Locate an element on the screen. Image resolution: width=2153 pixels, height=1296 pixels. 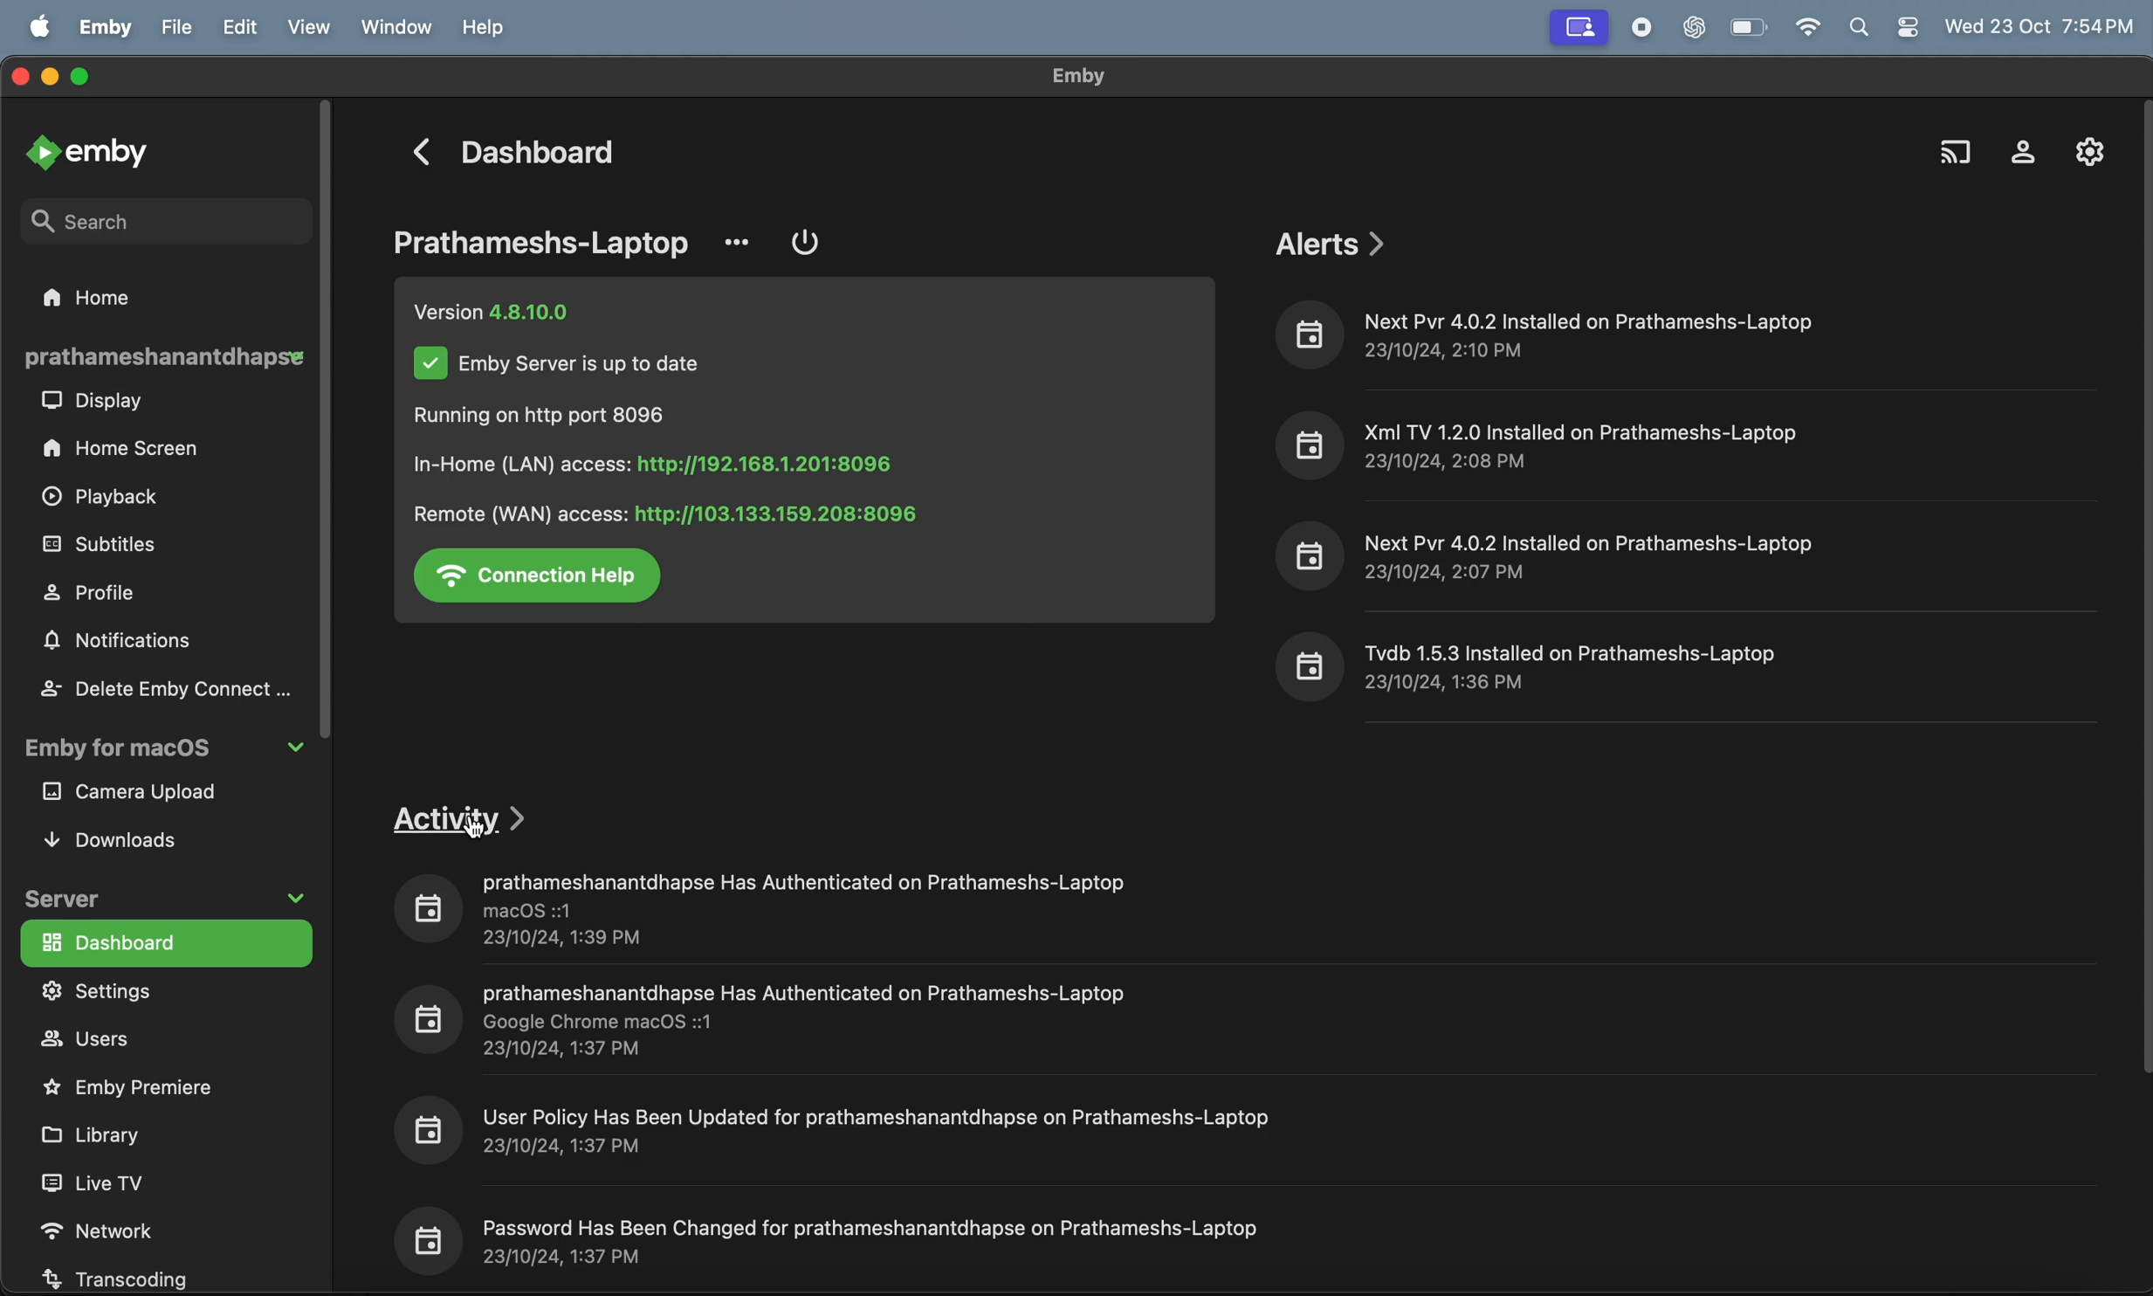
power button is located at coordinates (808, 243).